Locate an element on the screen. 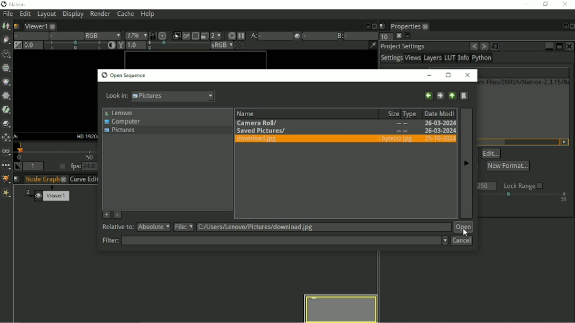 The height and width of the screenshot is (323, 575). Cancel is located at coordinates (462, 241).